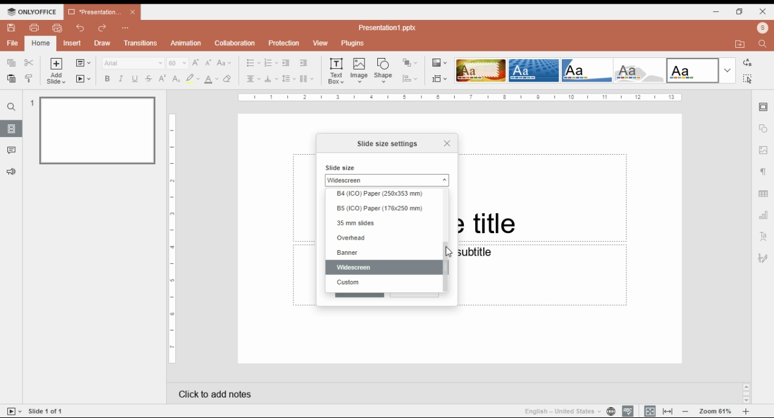  What do you see at coordinates (742, 45) in the screenshot?
I see `open file location` at bounding box center [742, 45].